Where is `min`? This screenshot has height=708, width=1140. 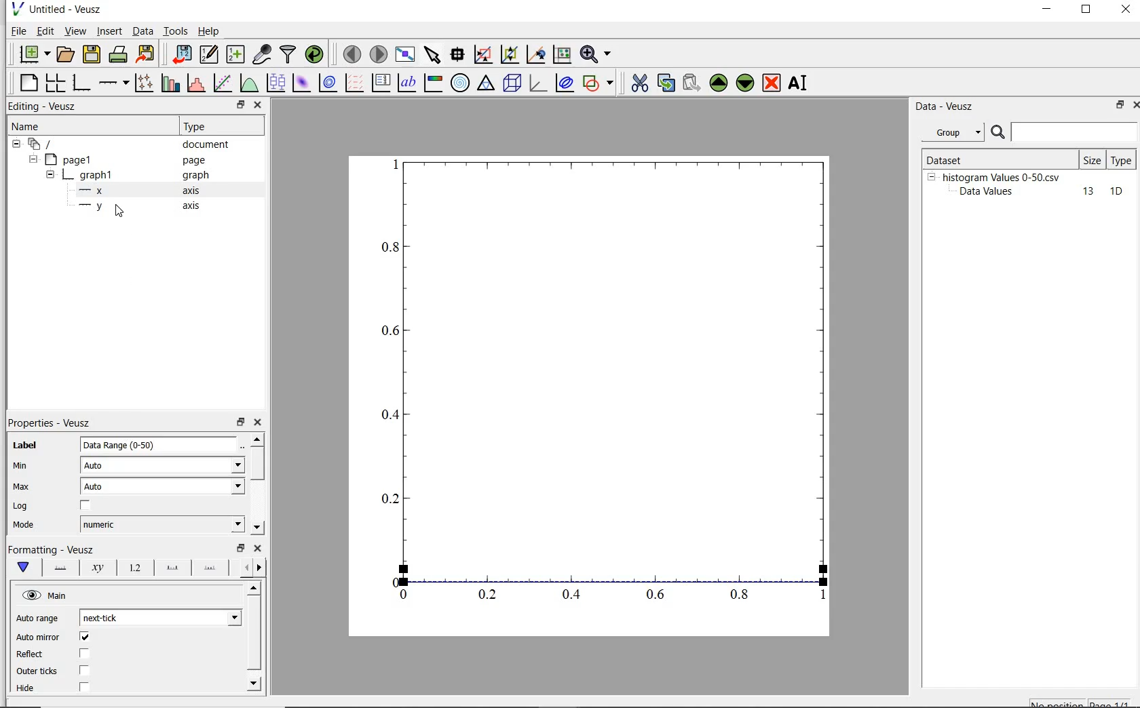 min is located at coordinates (24, 466).